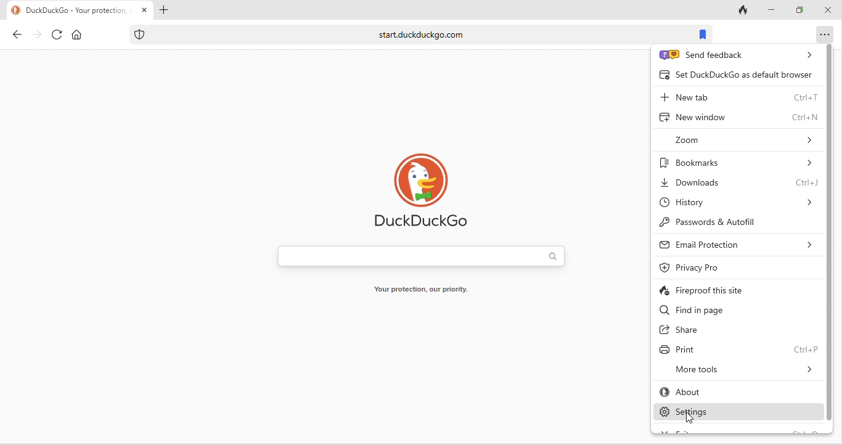 This screenshot has height=445, width=842. Describe the element at coordinates (738, 119) in the screenshot. I see `new window` at that location.